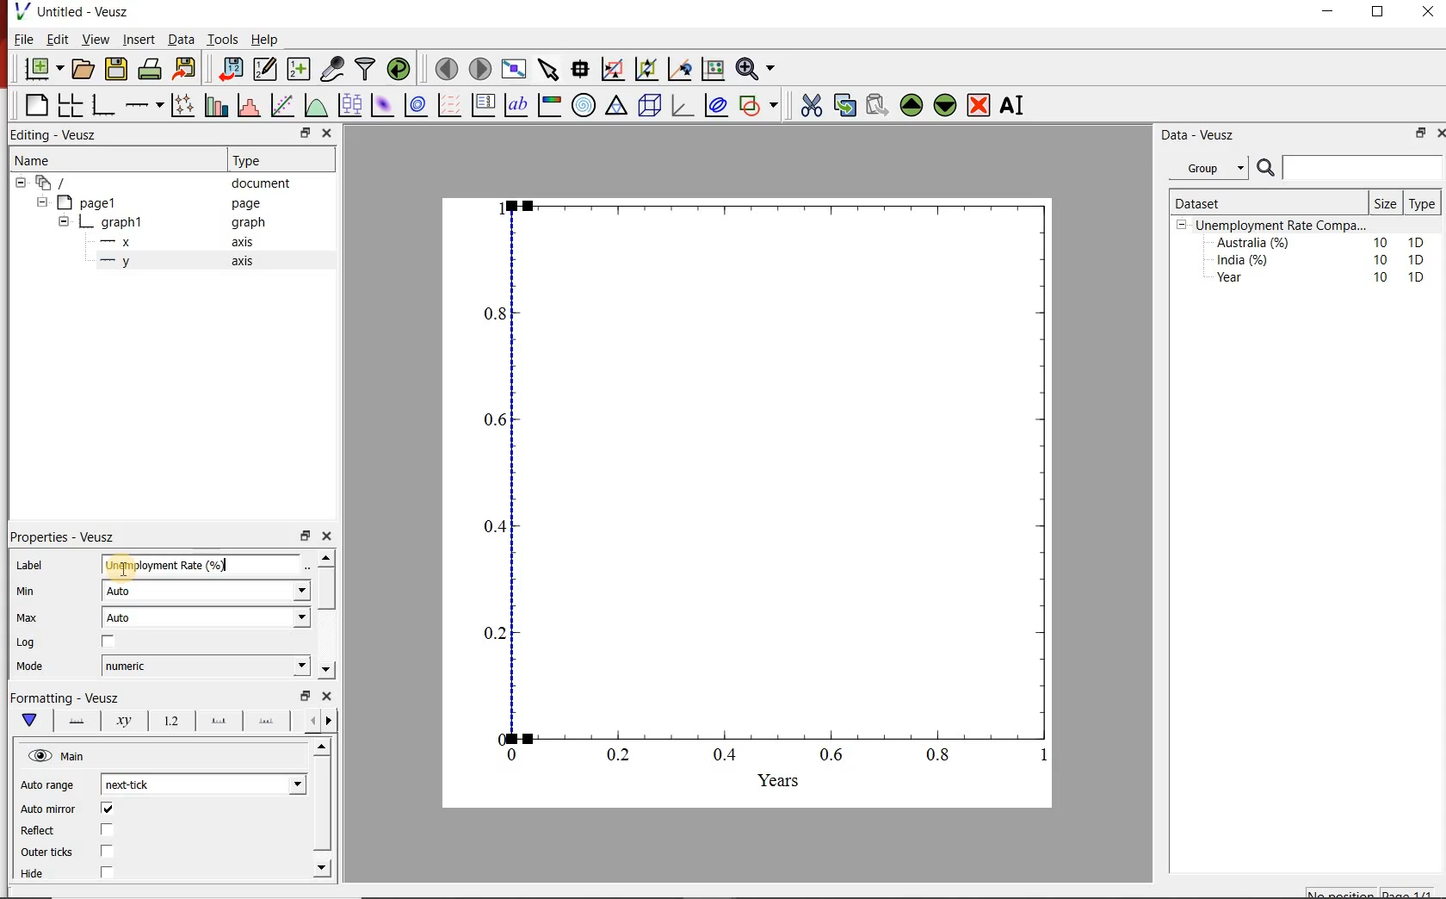 Image resolution: width=1446 pixels, height=899 pixels. I want to click on plot key, so click(482, 106).